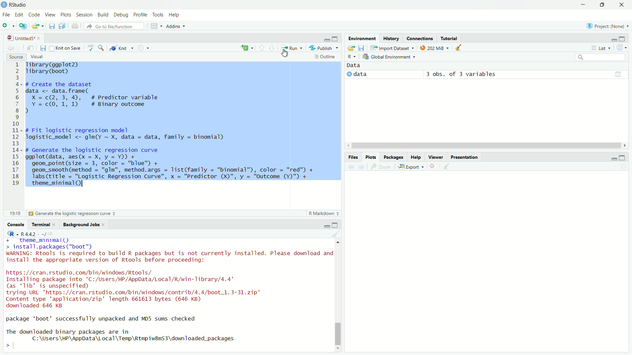 The height and width of the screenshot is (355, 632). What do you see at coordinates (140, 14) in the screenshot?
I see `Profile` at bounding box center [140, 14].